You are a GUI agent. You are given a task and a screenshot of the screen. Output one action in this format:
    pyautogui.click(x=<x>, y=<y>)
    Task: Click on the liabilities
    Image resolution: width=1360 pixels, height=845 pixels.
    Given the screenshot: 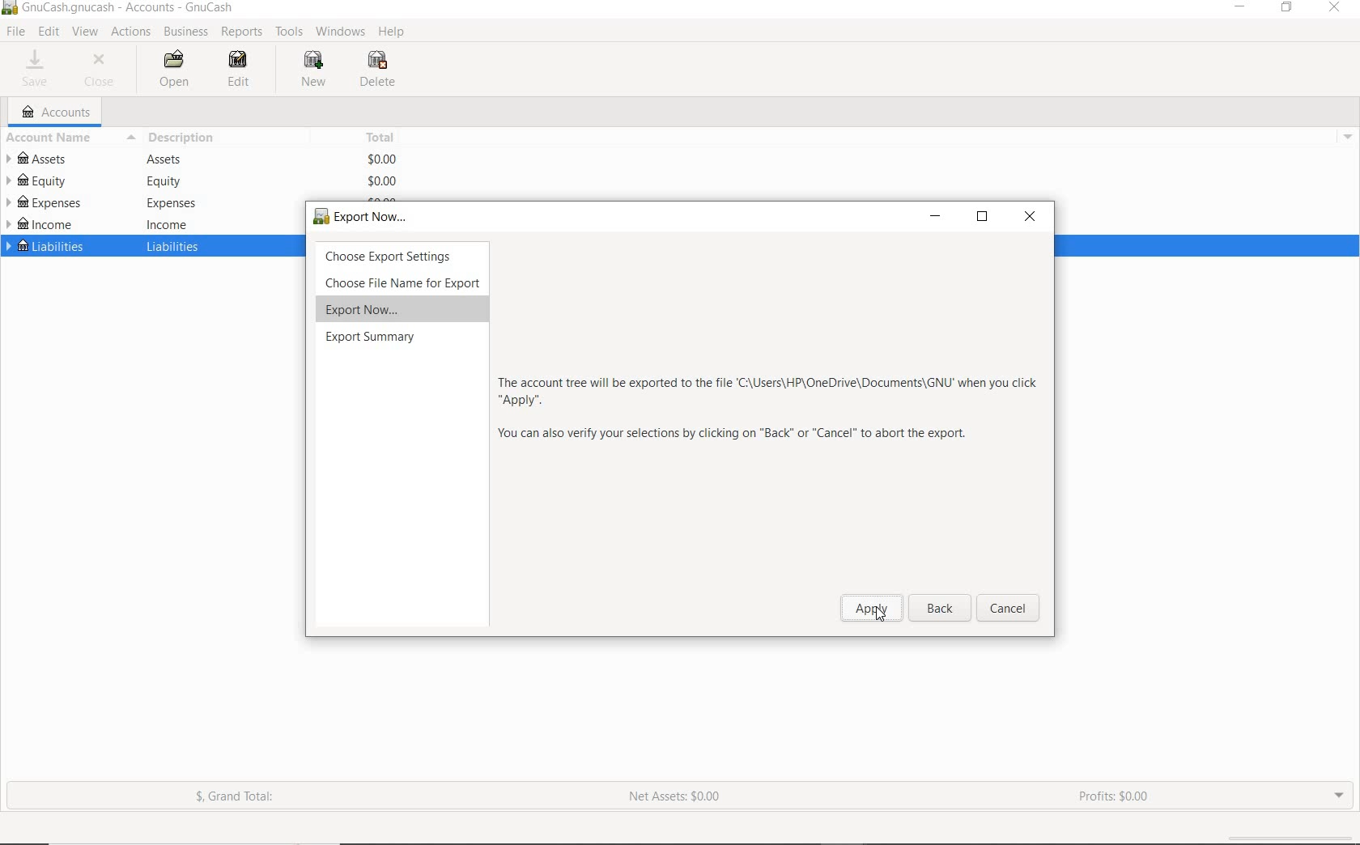 What is the action you would take?
    pyautogui.click(x=176, y=245)
    